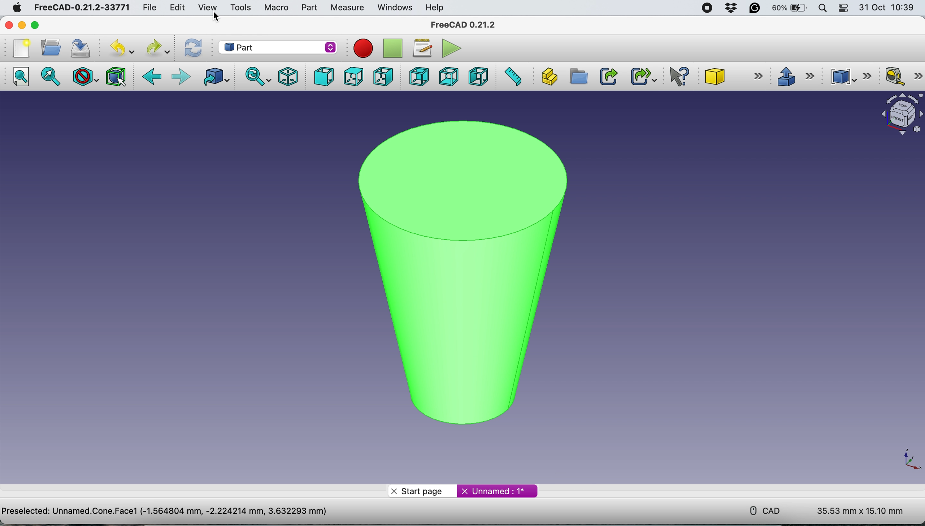 Image resolution: width=925 pixels, height=526 pixels. What do you see at coordinates (22, 25) in the screenshot?
I see `minimise` at bounding box center [22, 25].